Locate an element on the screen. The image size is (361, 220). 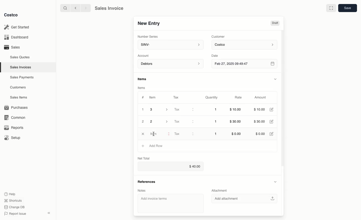
Tax is located at coordinates (184, 110).